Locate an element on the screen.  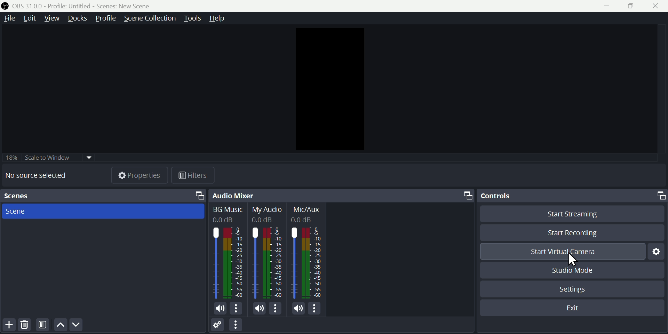
cursor is located at coordinates (573, 260).